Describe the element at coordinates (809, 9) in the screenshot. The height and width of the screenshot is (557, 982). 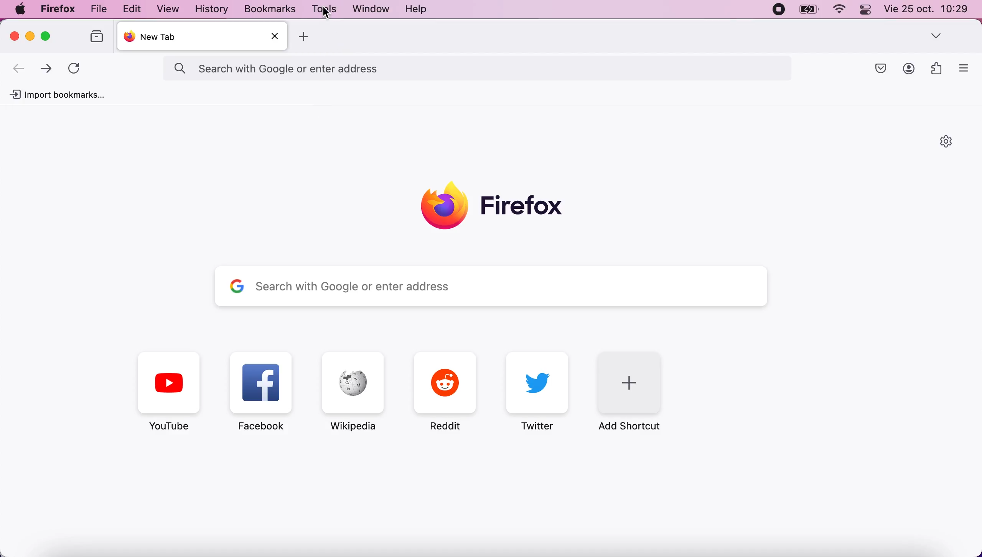
I see `Battery` at that location.